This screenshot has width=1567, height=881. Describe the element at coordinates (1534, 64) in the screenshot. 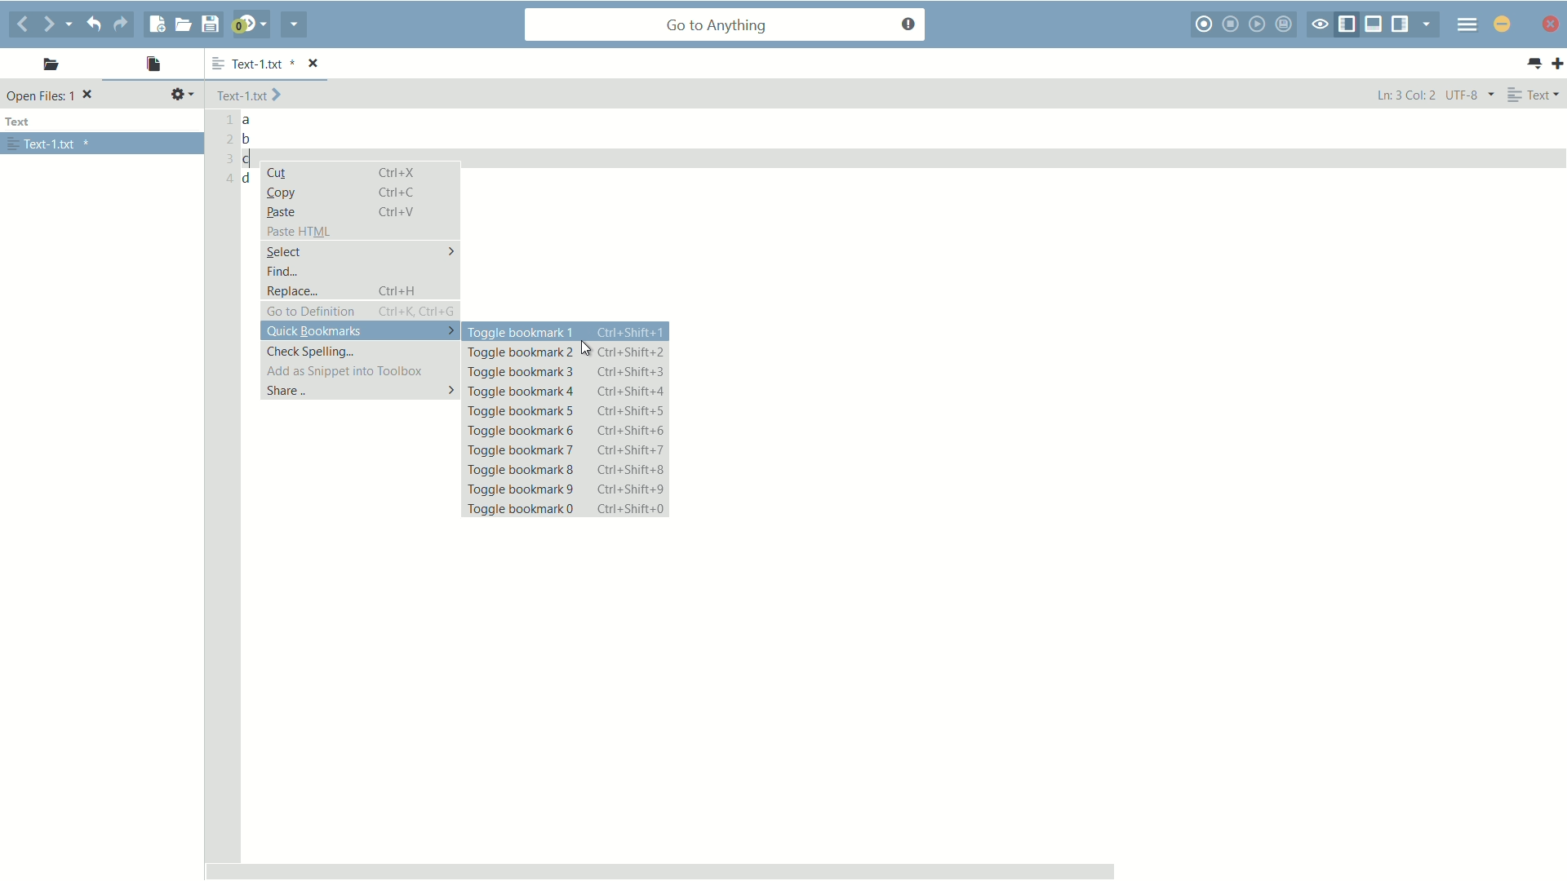

I see `all tabs` at that location.